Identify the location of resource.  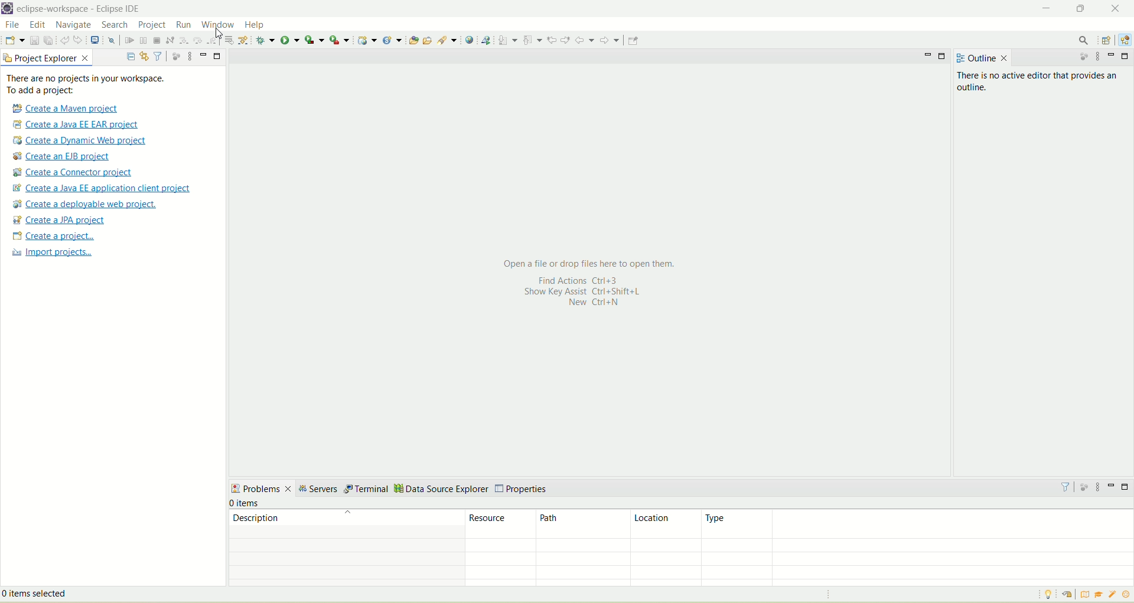
(502, 523).